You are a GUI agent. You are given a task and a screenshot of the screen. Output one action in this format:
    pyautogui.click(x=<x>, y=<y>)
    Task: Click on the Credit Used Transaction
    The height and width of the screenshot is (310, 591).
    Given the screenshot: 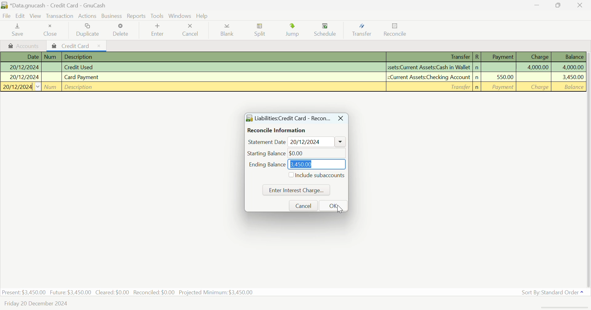 What is the action you would take?
    pyautogui.click(x=292, y=67)
    